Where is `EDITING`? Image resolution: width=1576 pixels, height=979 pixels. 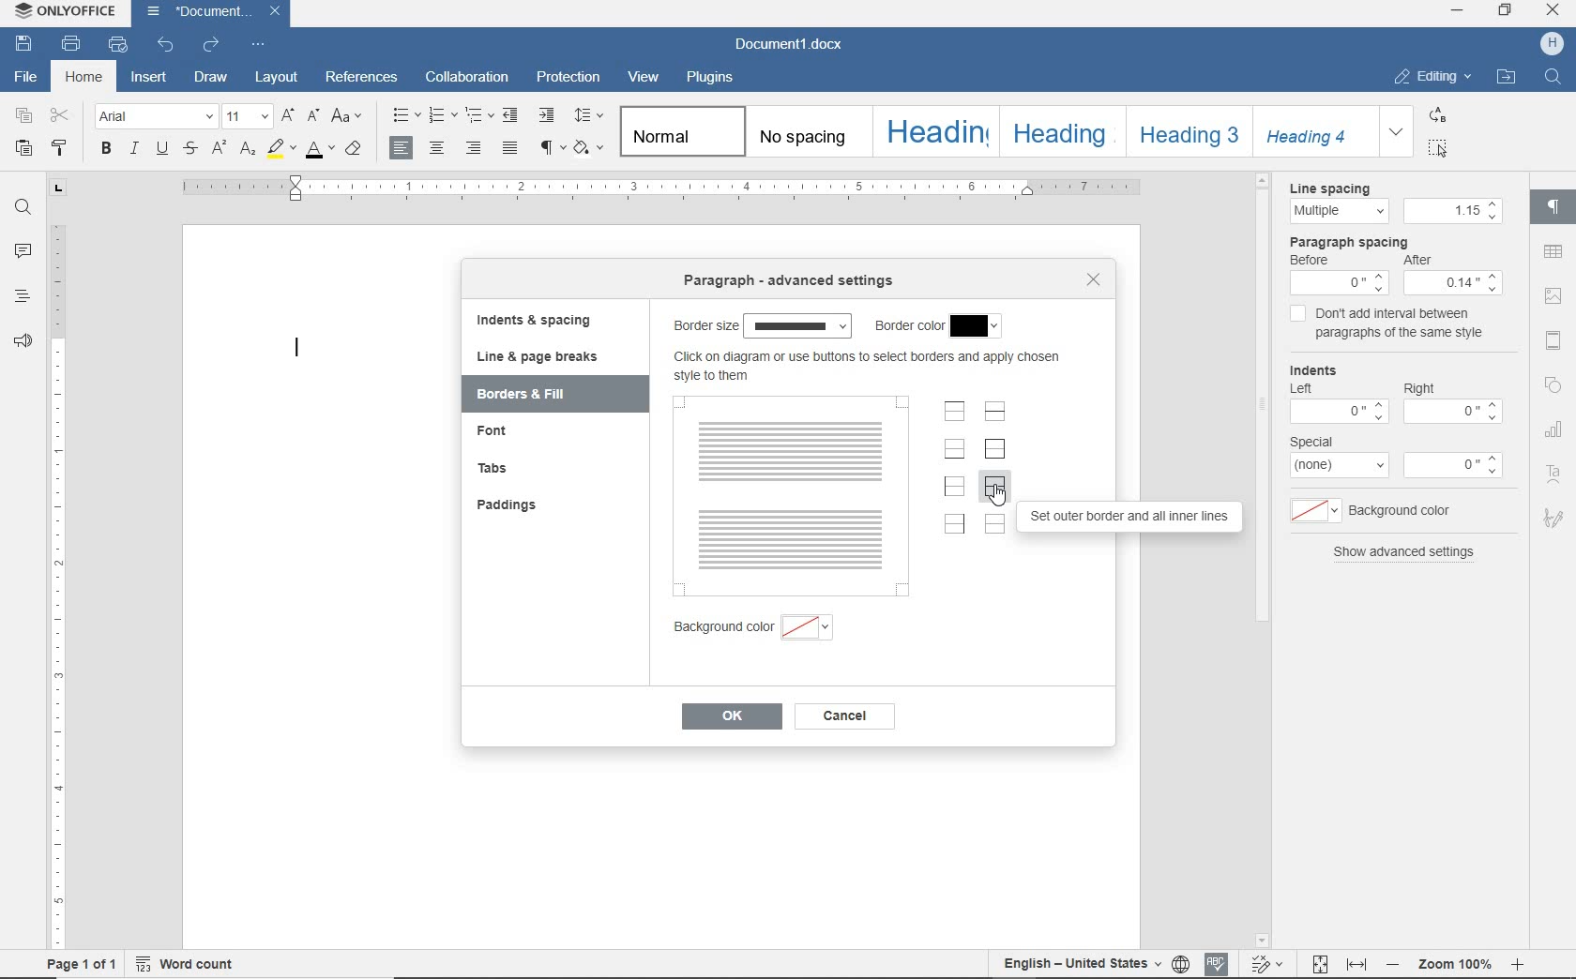
EDITING is located at coordinates (1429, 75).